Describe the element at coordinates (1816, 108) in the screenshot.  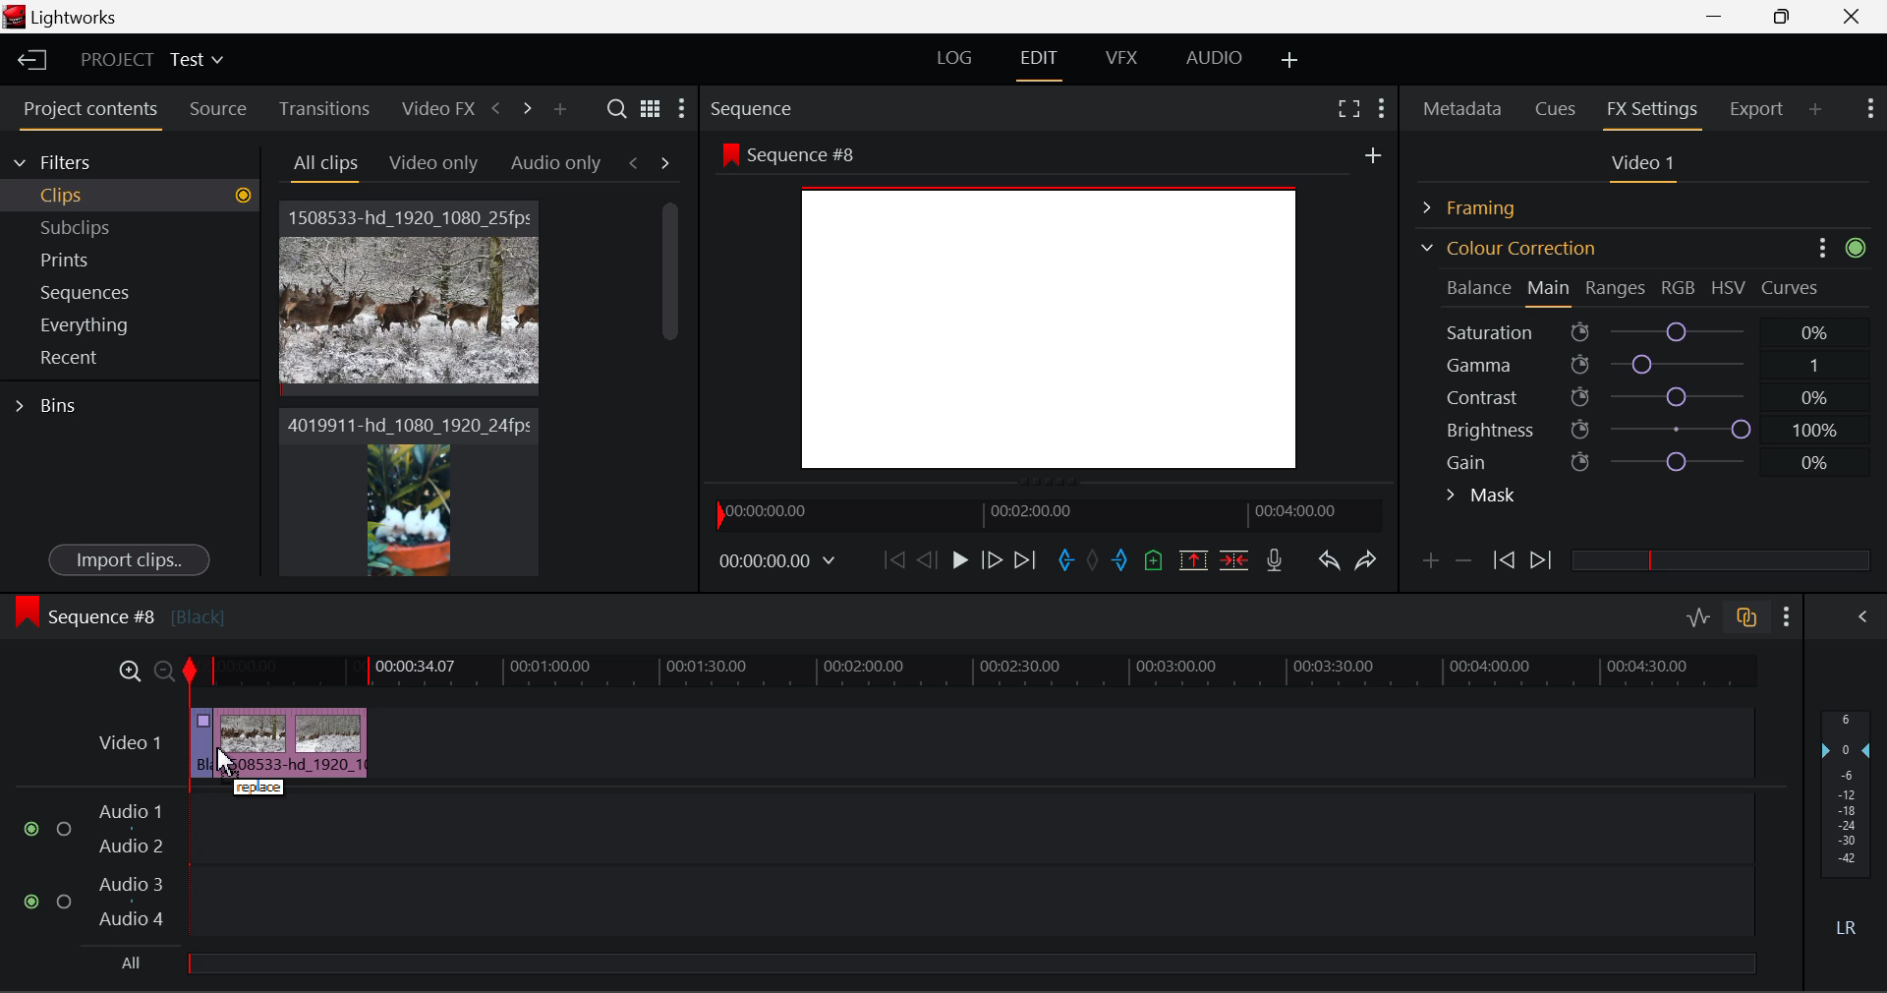
I see `Add Panel` at that location.